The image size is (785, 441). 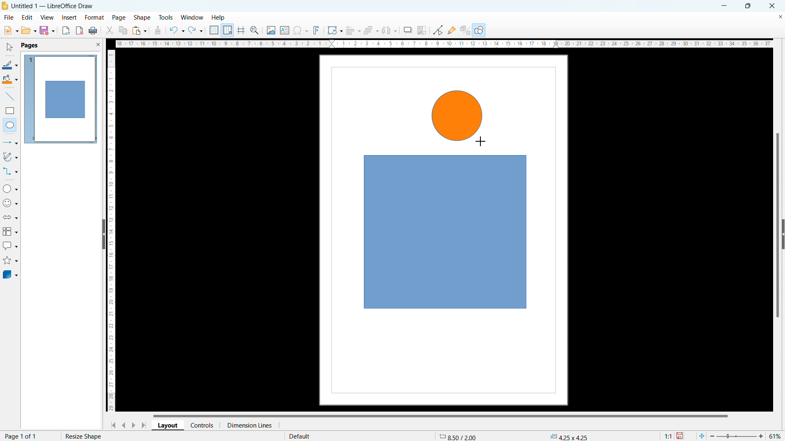 What do you see at coordinates (168, 425) in the screenshot?
I see `layout` at bounding box center [168, 425].